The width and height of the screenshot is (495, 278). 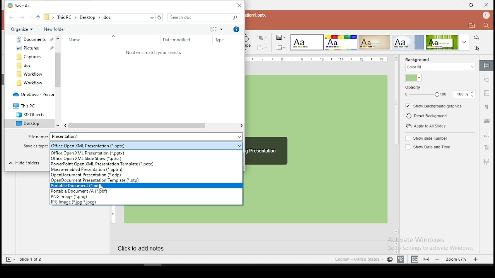 I want to click on opacity input, so click(x=464, y=95).